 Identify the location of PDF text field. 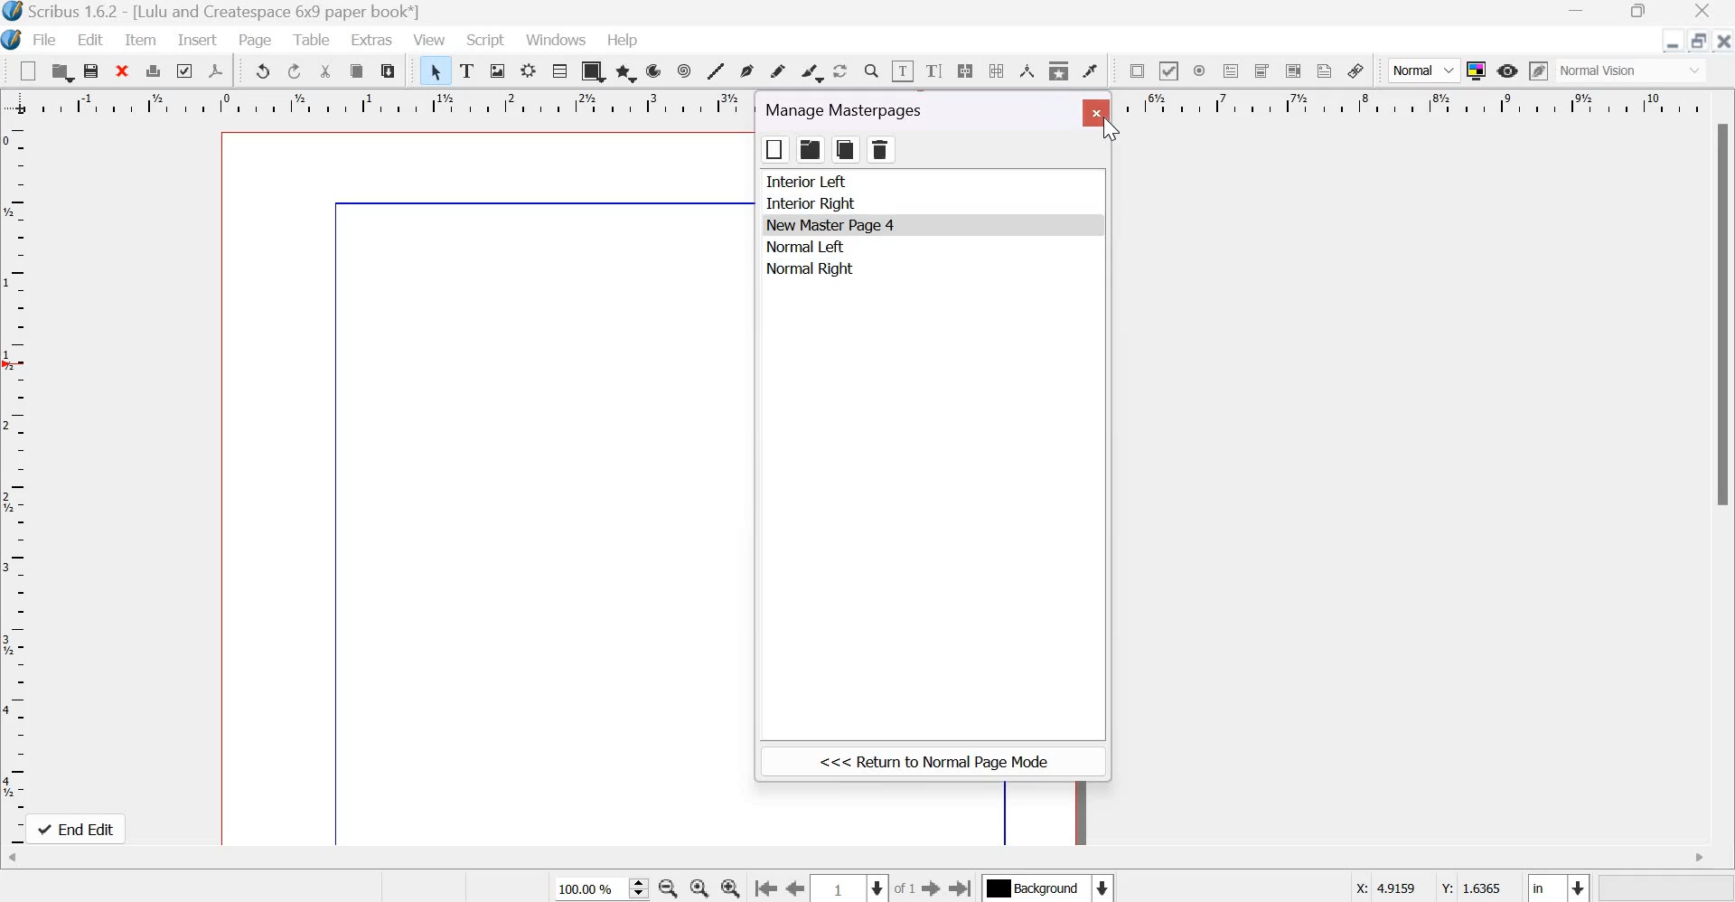
(1231, 70).